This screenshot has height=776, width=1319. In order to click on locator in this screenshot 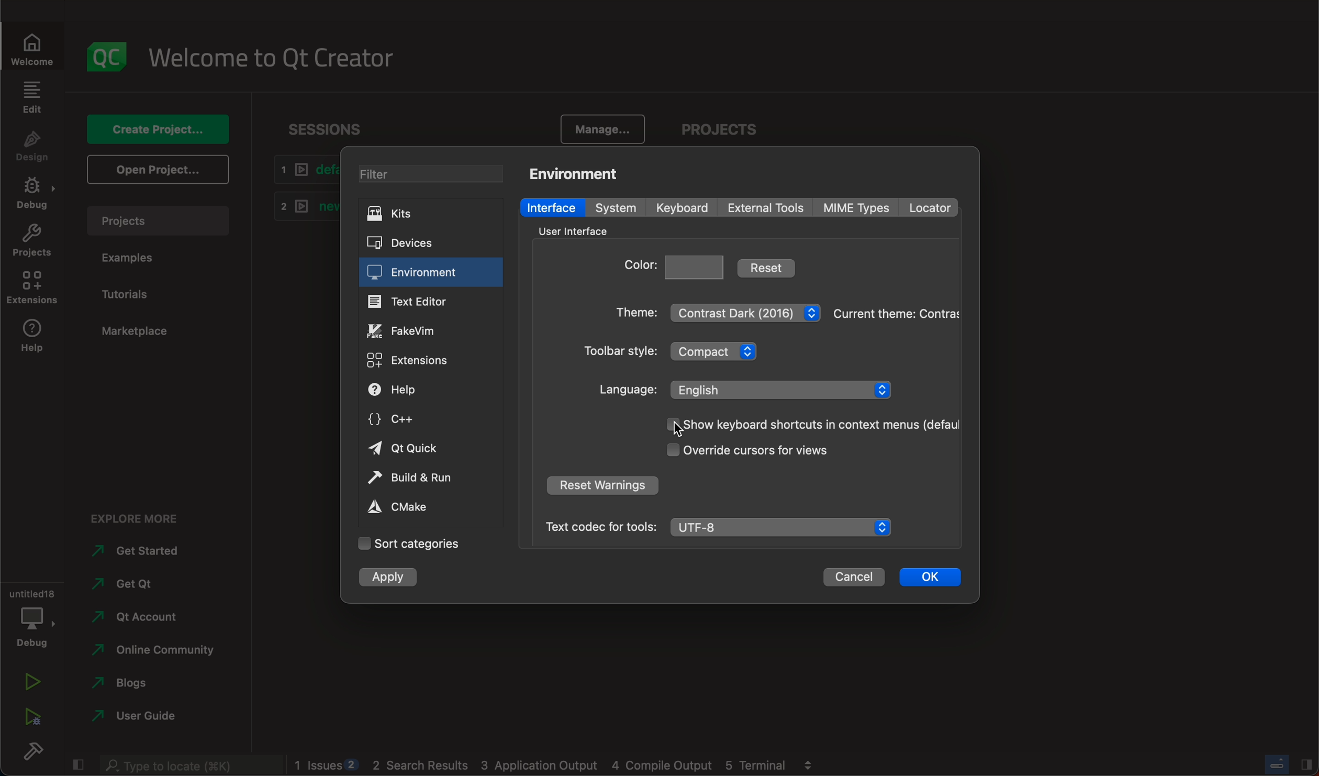, I will do `click(934, 206)`.